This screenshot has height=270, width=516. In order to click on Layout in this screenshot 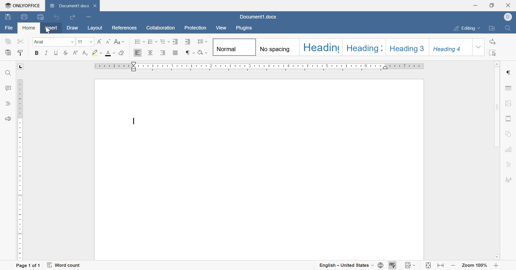, I will do `click(95, 28)`.